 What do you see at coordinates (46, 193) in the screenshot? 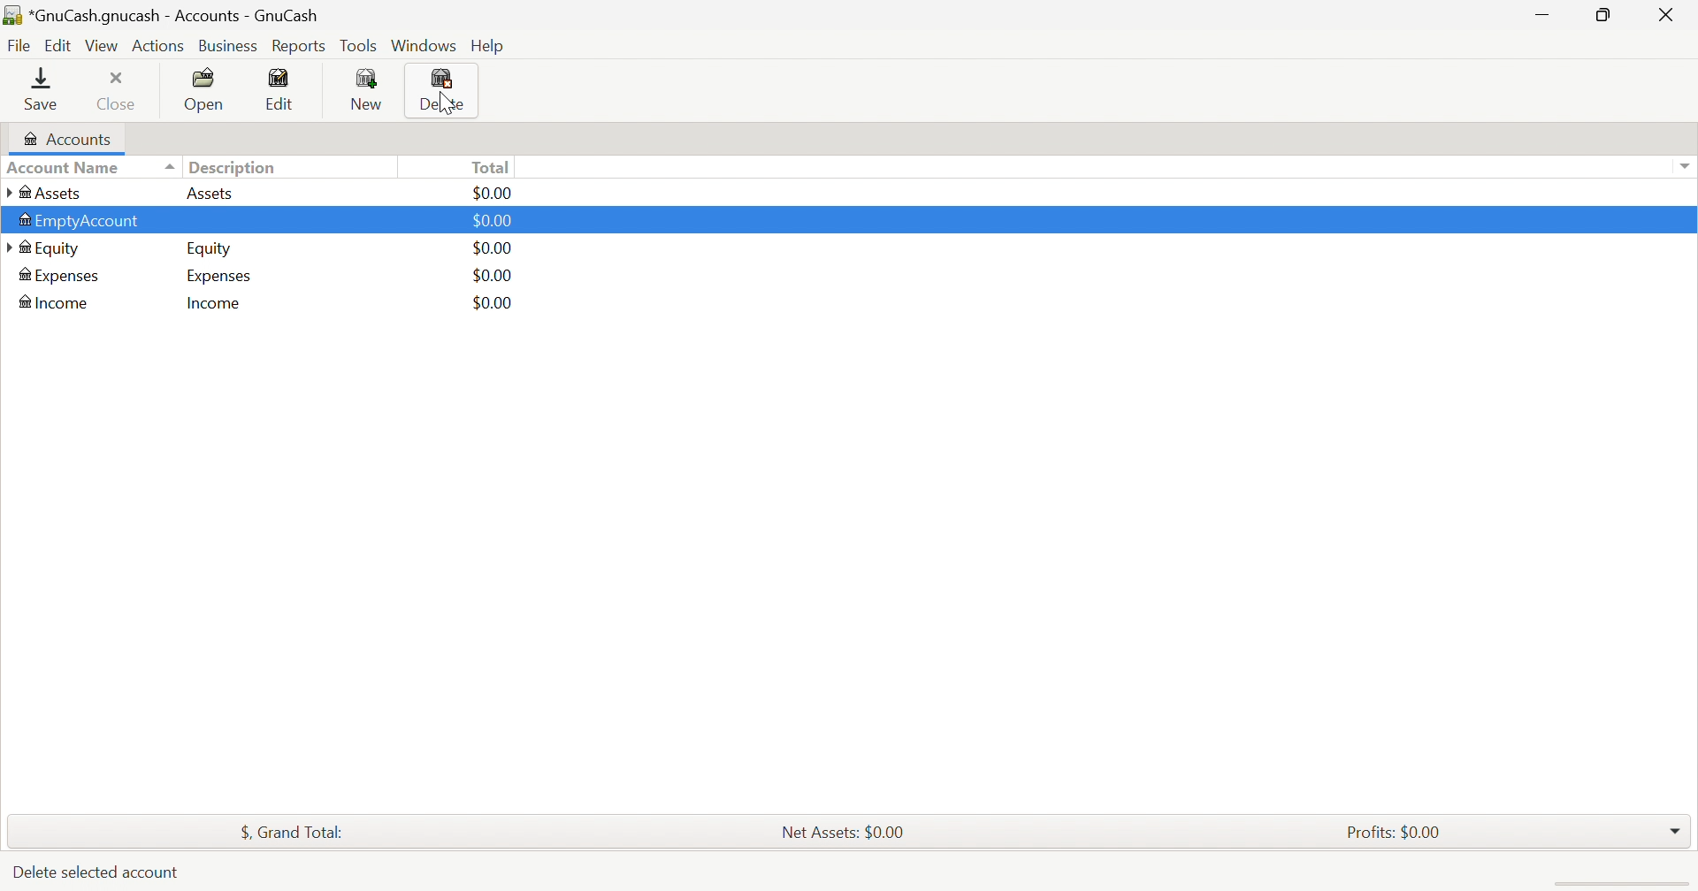
I see `Assets` at bounding box center [46, 193].